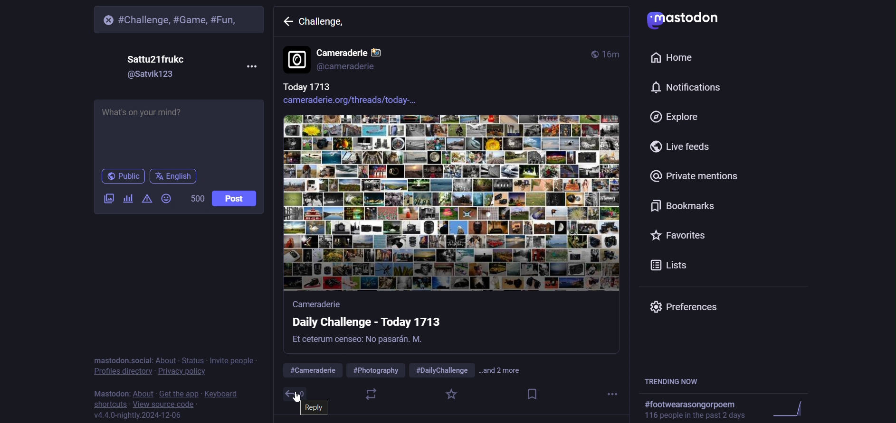 Image resolution: width=896 pixels, height=423 pixels. What do you see at coordinates (682, 206) in the screenshot?
I see `bookmark` at bounding box center [682, 206].